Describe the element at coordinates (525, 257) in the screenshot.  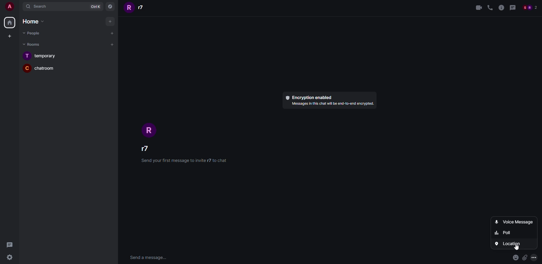
I see `attachment` at that location.